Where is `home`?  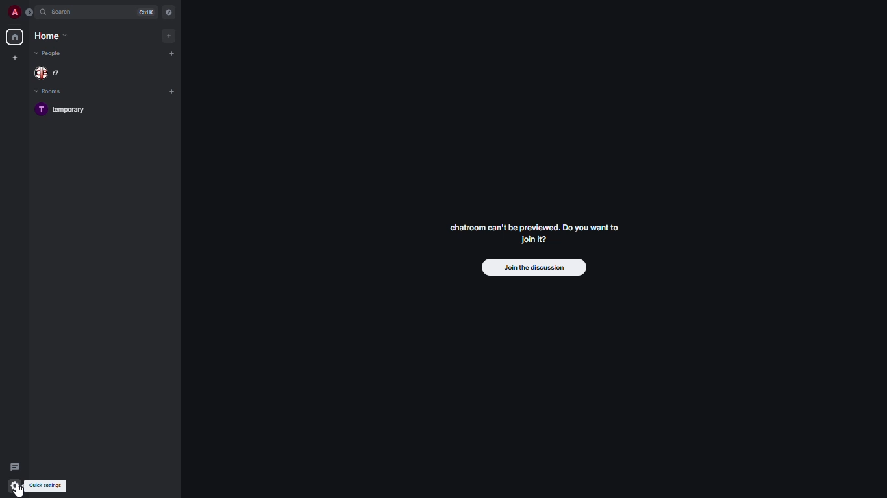 home is located at coordinates (52, 34).